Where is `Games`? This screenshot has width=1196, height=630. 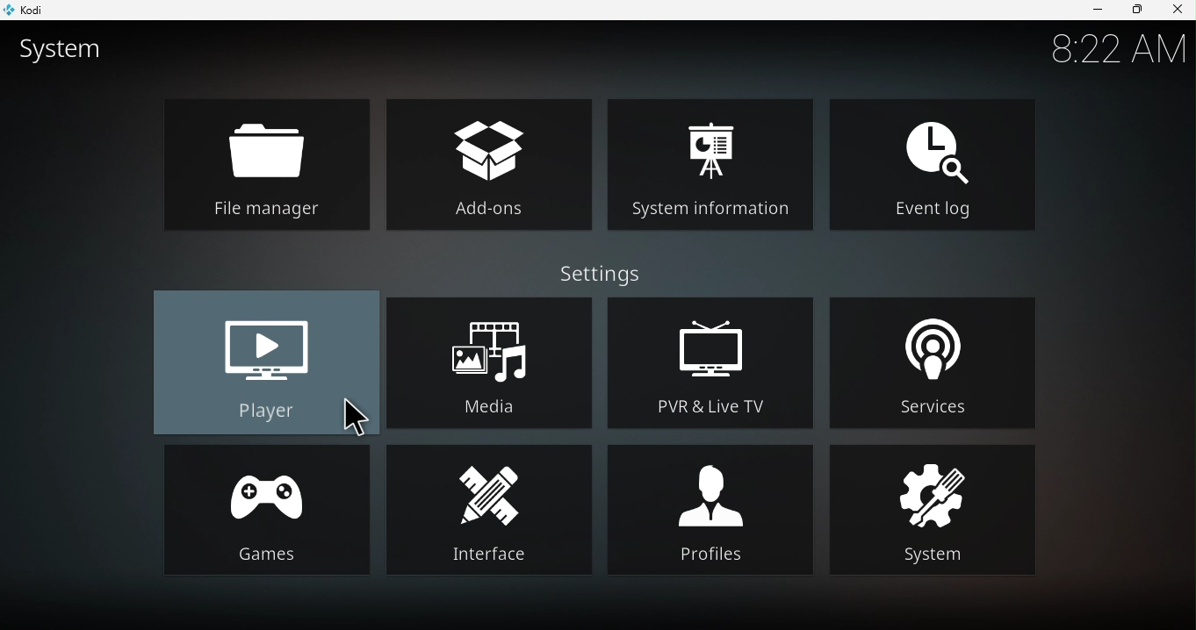 Games is located at coordinates (261, 510).